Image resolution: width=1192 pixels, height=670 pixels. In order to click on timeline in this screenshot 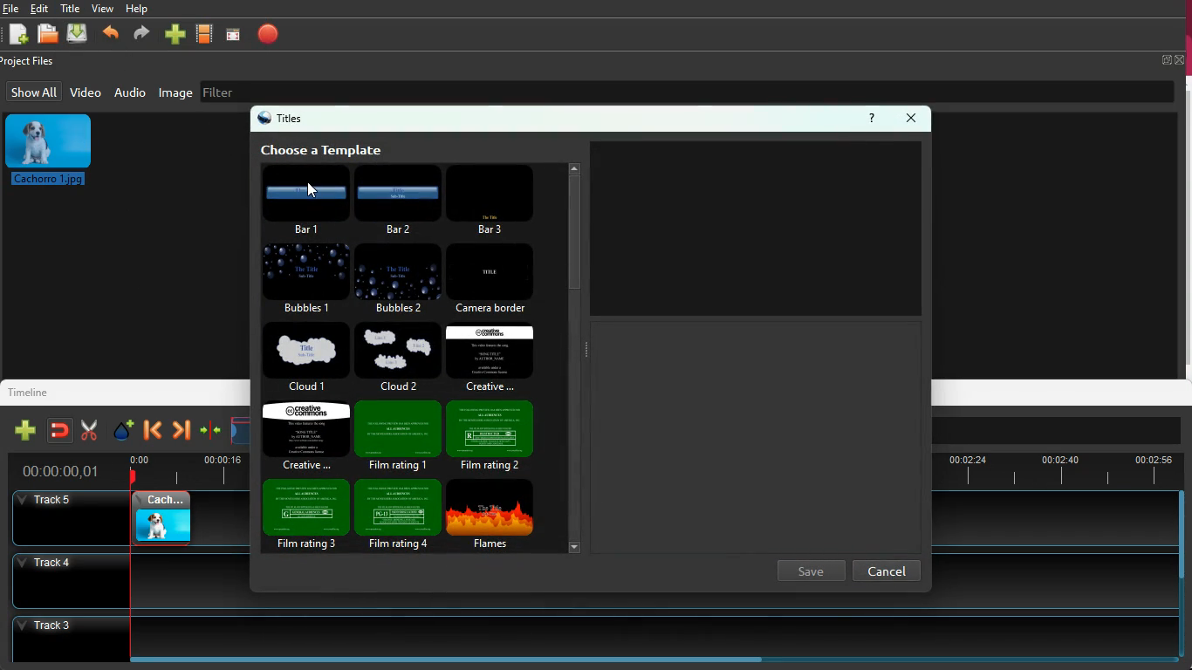, I will do `click(36, 391)`.